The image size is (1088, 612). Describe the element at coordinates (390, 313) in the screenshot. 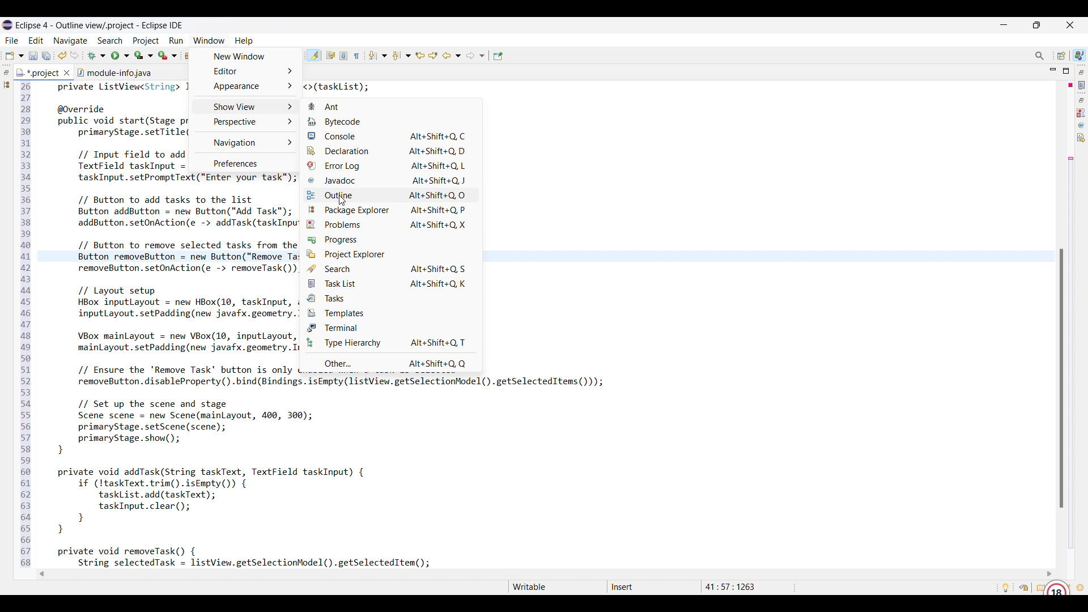

I see `Templates` at that location.